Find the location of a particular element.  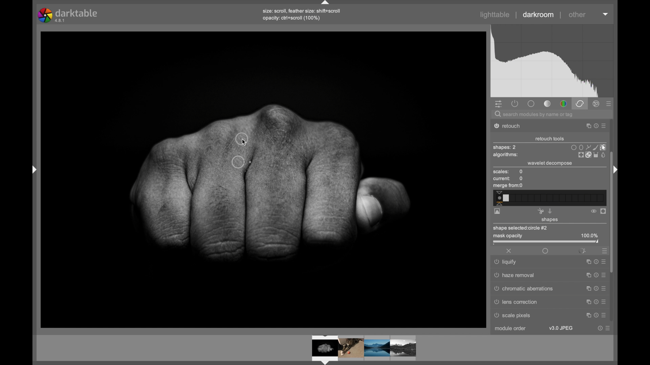

presets is located at coordinates (603, 250).